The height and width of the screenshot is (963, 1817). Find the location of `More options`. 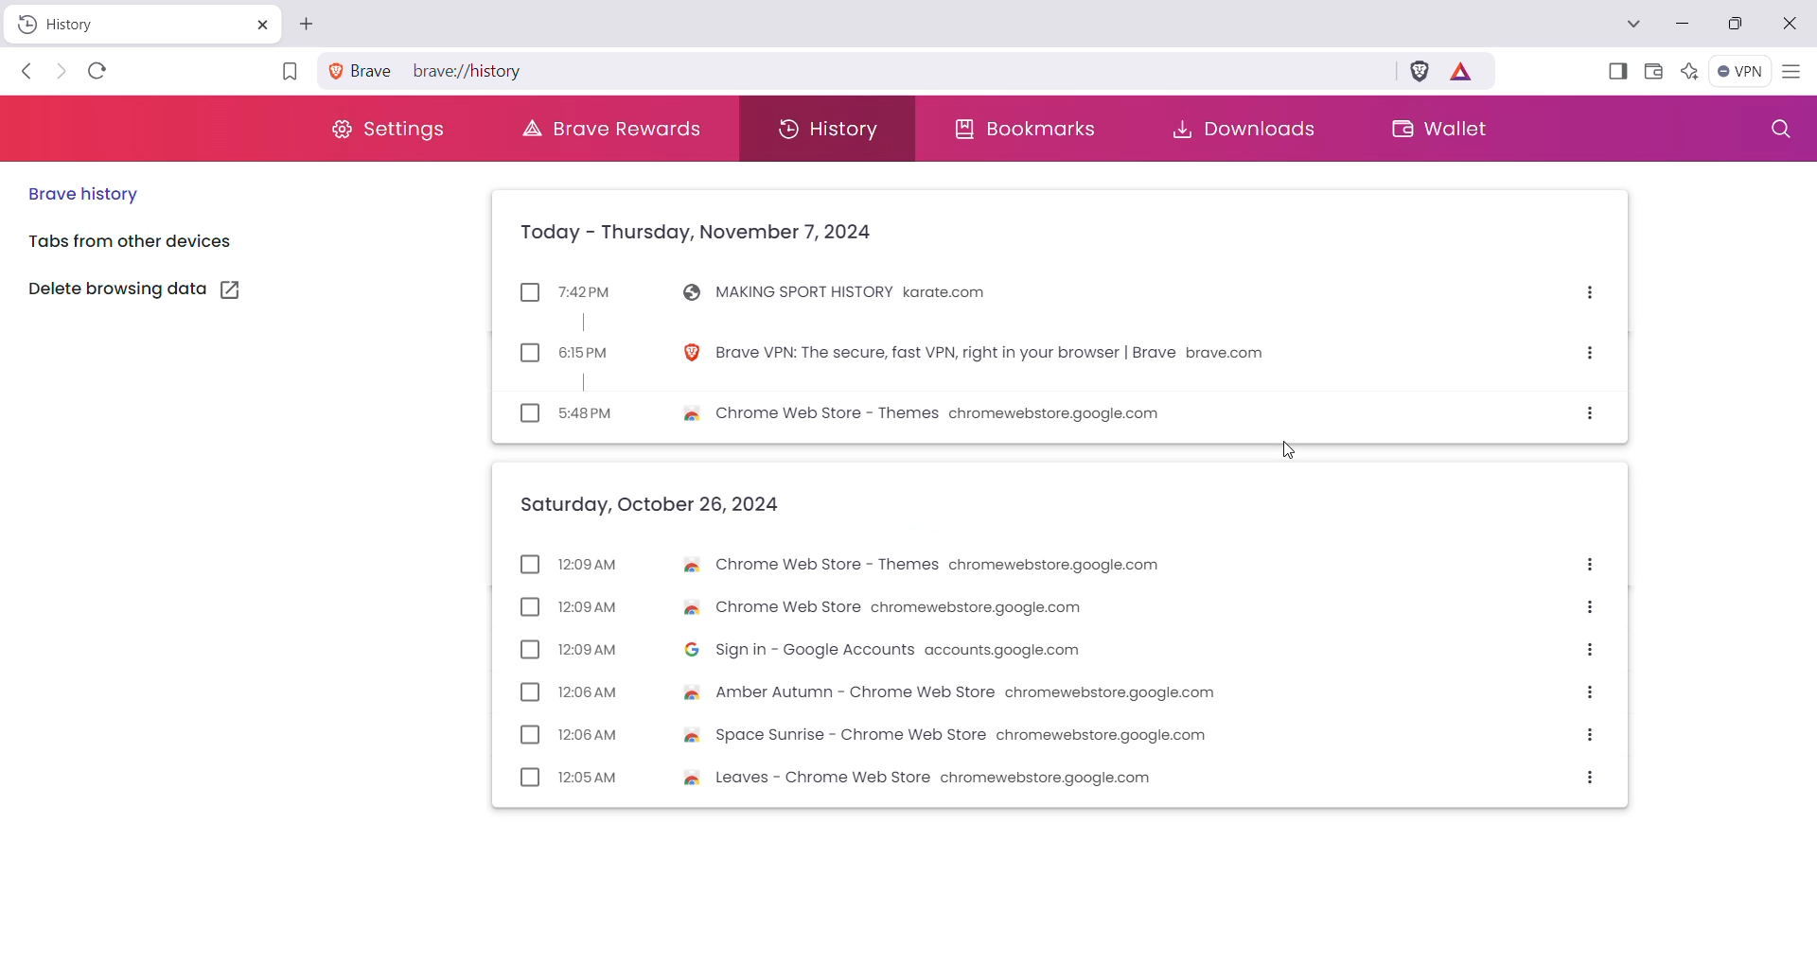

More options is located at coordinates (1591, 779).